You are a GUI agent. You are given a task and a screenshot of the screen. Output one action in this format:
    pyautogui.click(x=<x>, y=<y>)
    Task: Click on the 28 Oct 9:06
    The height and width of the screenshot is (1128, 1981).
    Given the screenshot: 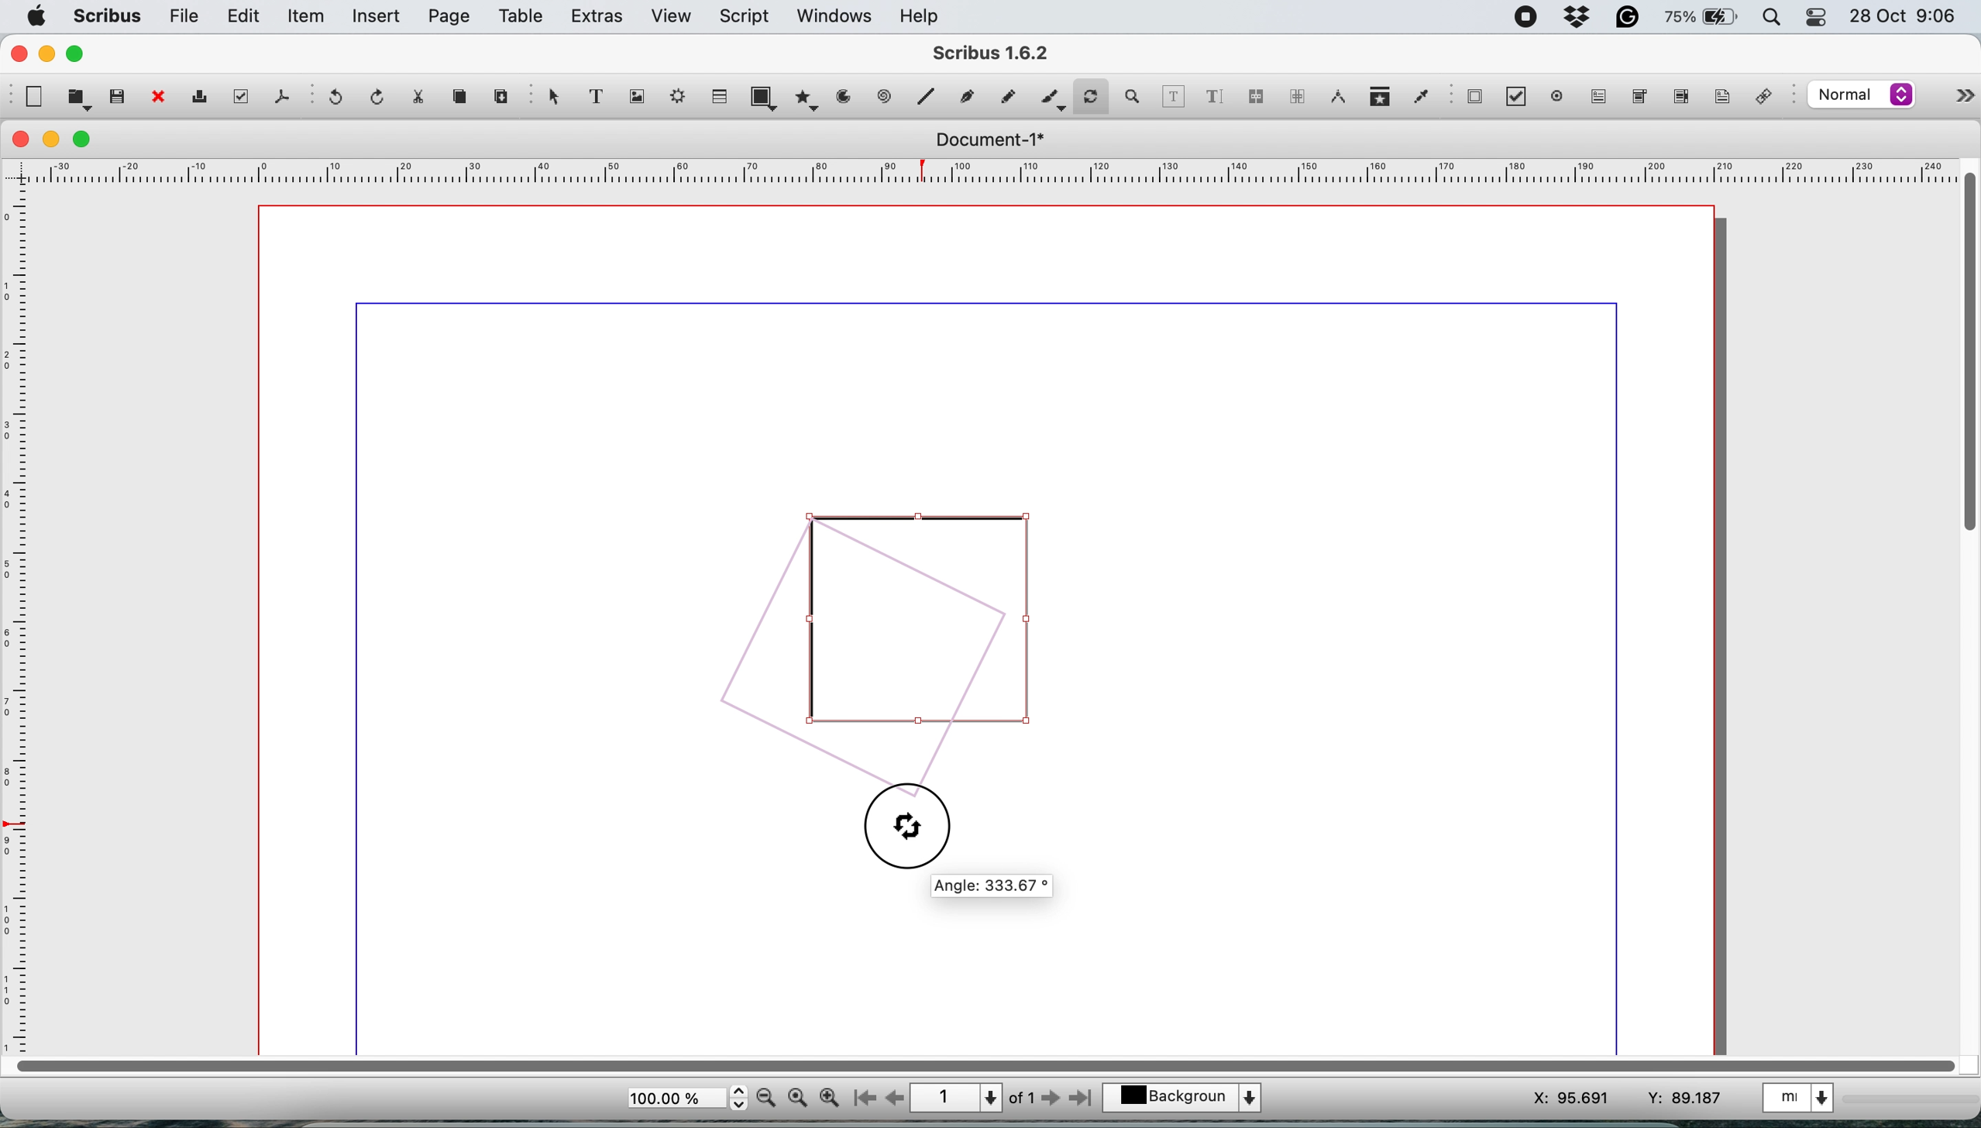 What is the action you would take?
    pyautogui.click(x=1899, y=15)
    